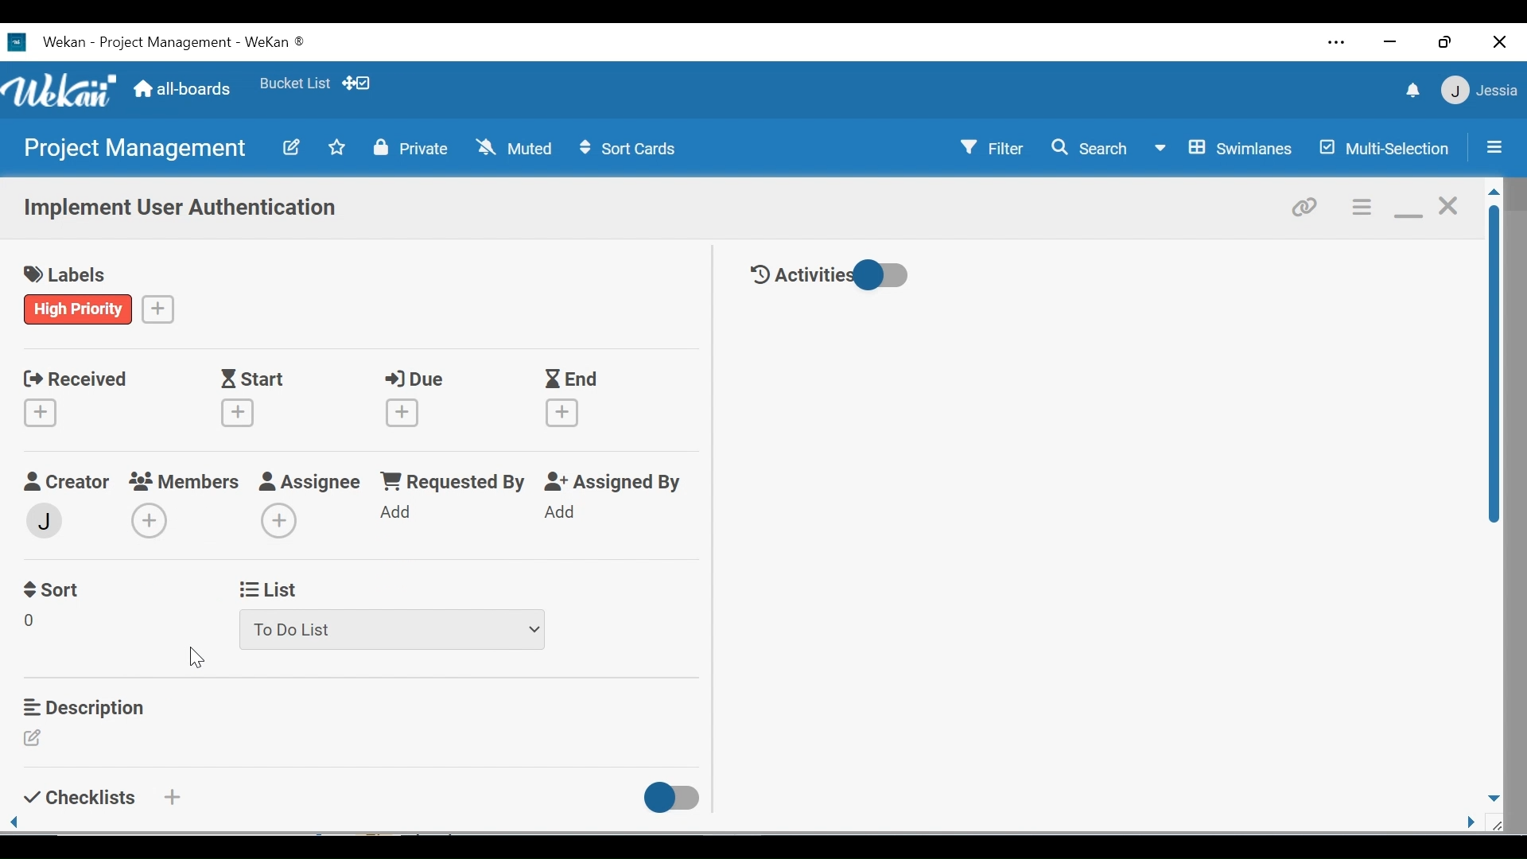 The height and width of the screenshot is (859, 1527). What do you see at coordinates (185, 480) in the screenshot?
I see `Members` at bounding box center [185, 480].